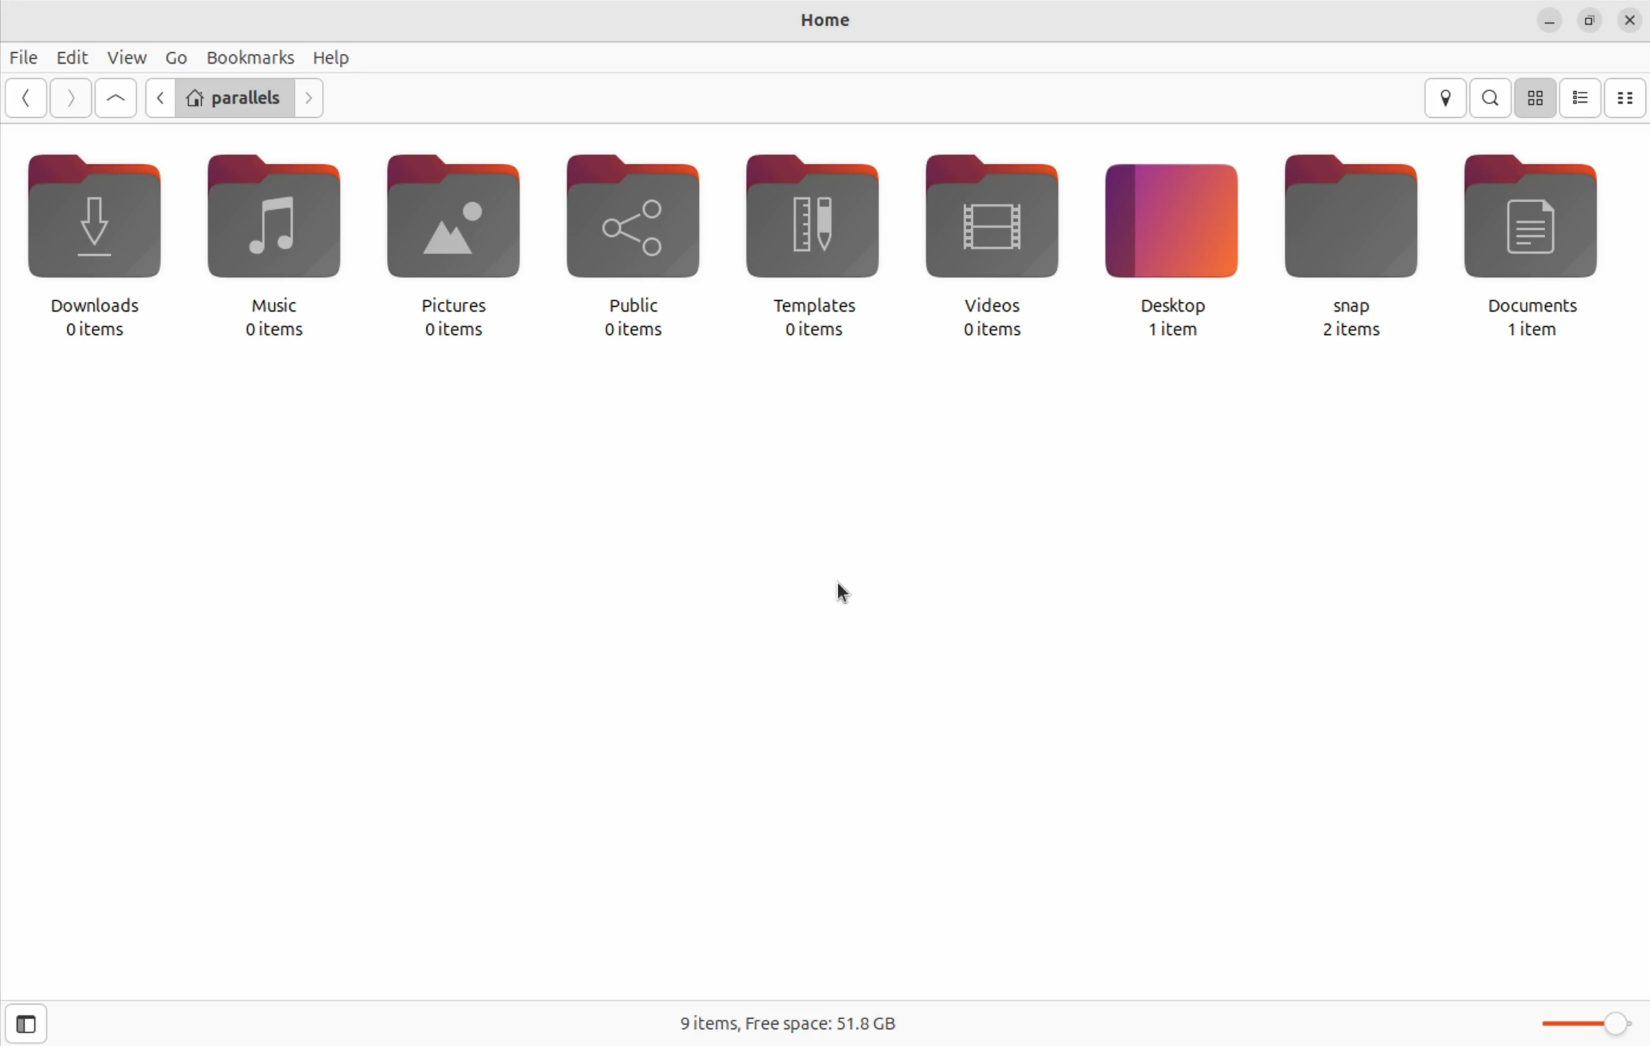 Image resolution: width=1650 pixels, height=1046 pixels. I want to click on 2 items, so click(1359, 330).